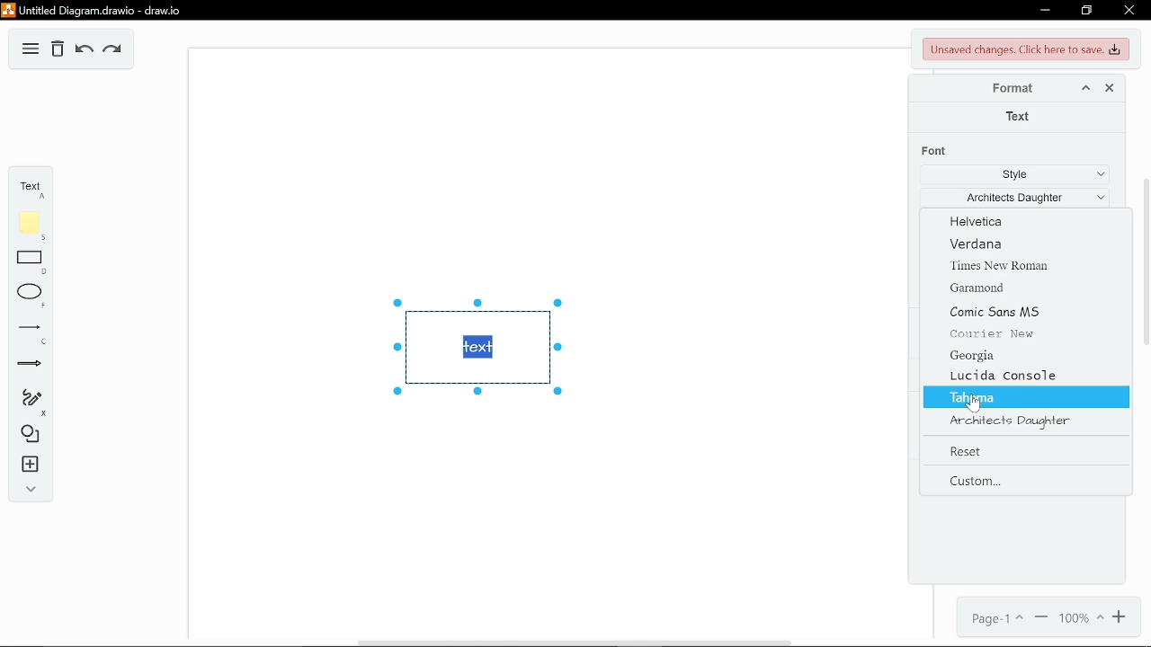 This screenshot has height=647, width=1151. I want to click on text, so click(29, 186).